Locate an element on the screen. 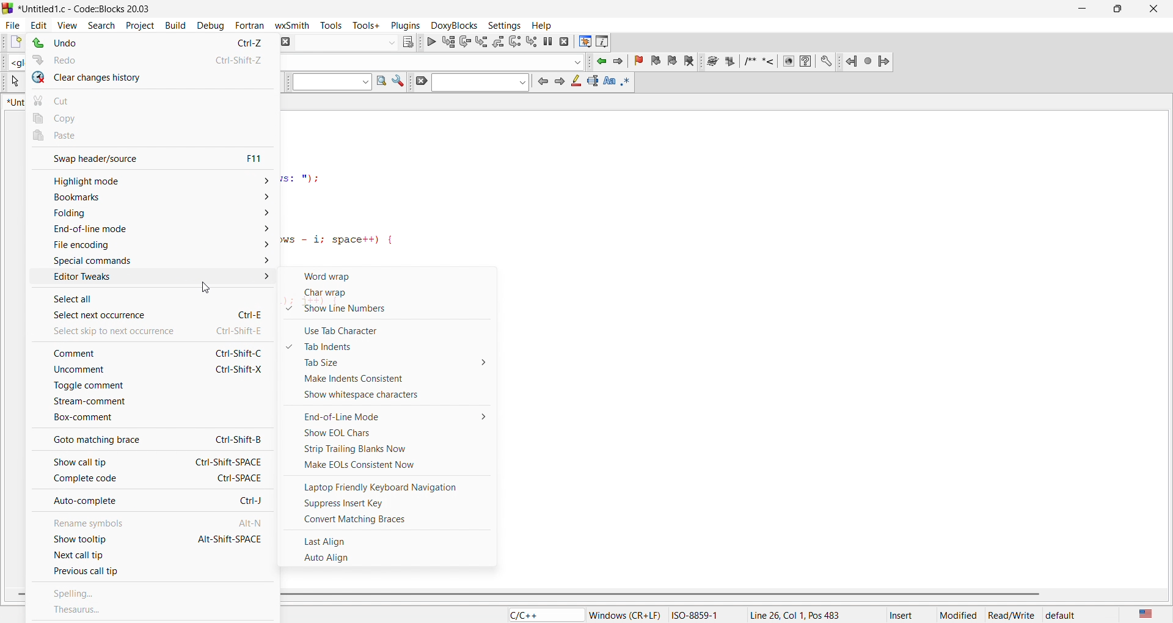  debugging icon is located at coordinates (499, 40).